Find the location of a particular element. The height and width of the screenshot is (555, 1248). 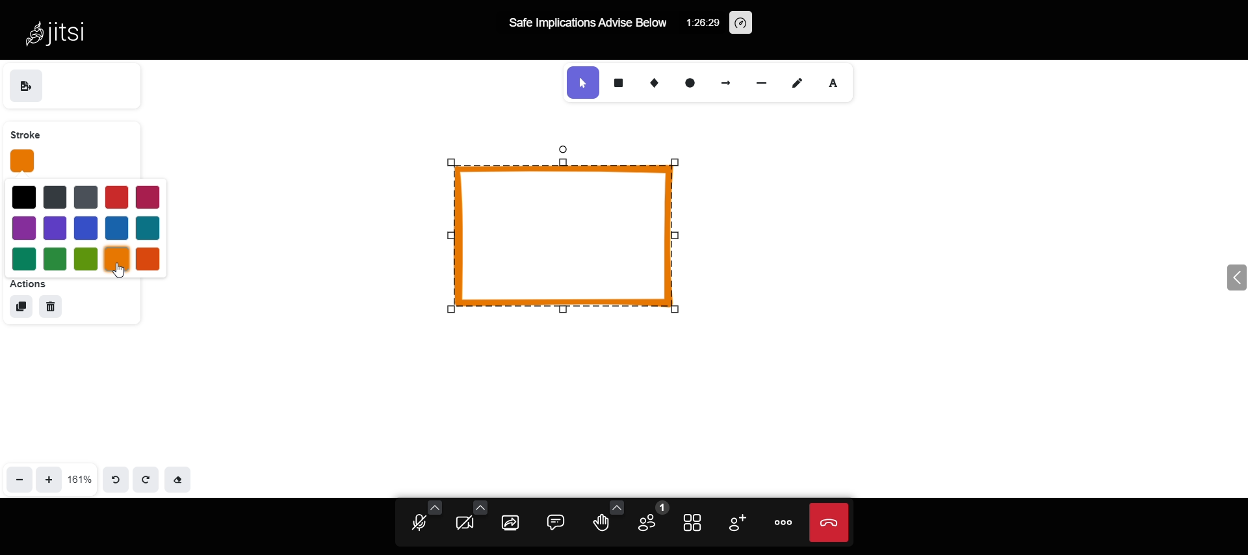

rectangle is located at coordinates (617, 79).